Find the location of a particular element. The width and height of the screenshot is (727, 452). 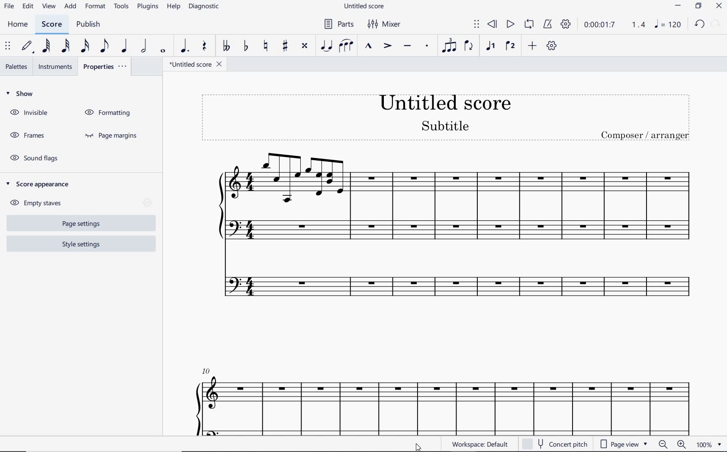

CUSTOMIZE TOOLBAR is located at coordinates (551, 46).